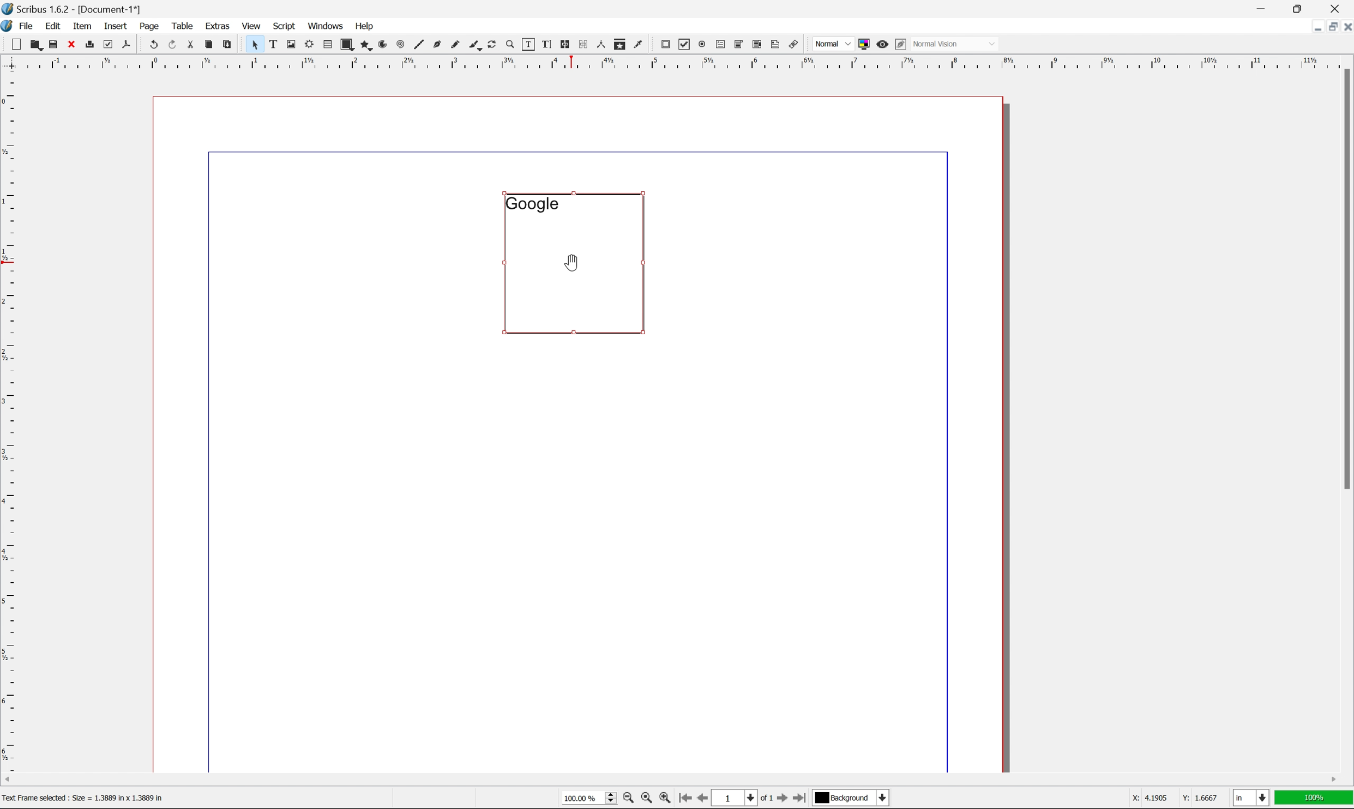  What do you see at coordinates (153, 45) in the screenshot?
I see `undo` at bounding box center [153, 45].